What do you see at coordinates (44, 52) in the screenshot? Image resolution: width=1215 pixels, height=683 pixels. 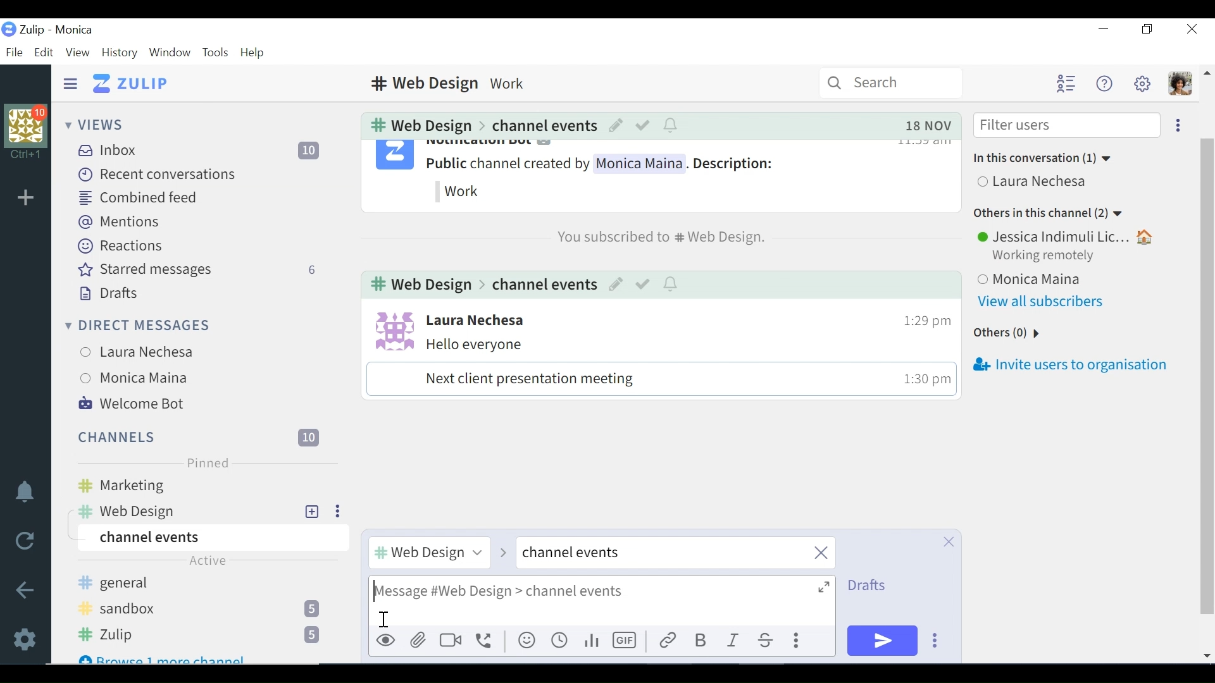 I see `Edit` at bounding box center [44, 52].